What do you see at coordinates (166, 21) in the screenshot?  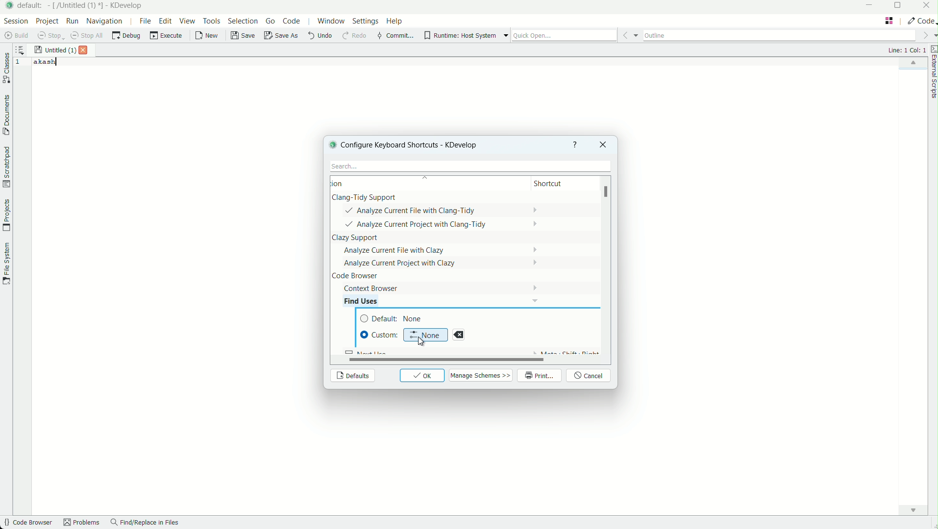 I see `edit menu` at bounding box center [166, 21].